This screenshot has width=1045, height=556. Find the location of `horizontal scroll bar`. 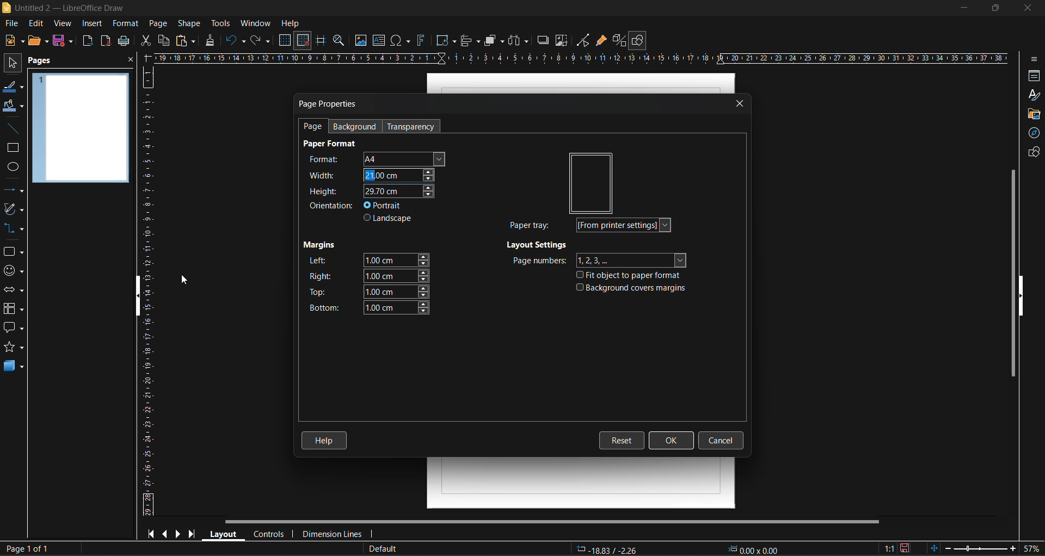

horizontal scroll bar is located at coordinates (554, 521).